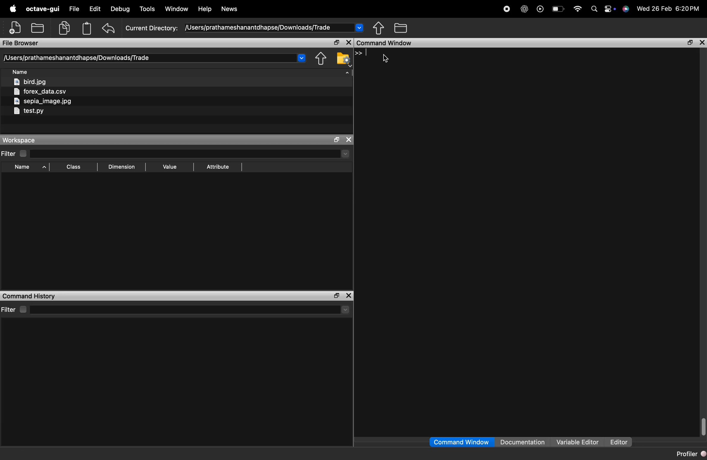  I want to click on forex_data.csv, so click(41, 92).